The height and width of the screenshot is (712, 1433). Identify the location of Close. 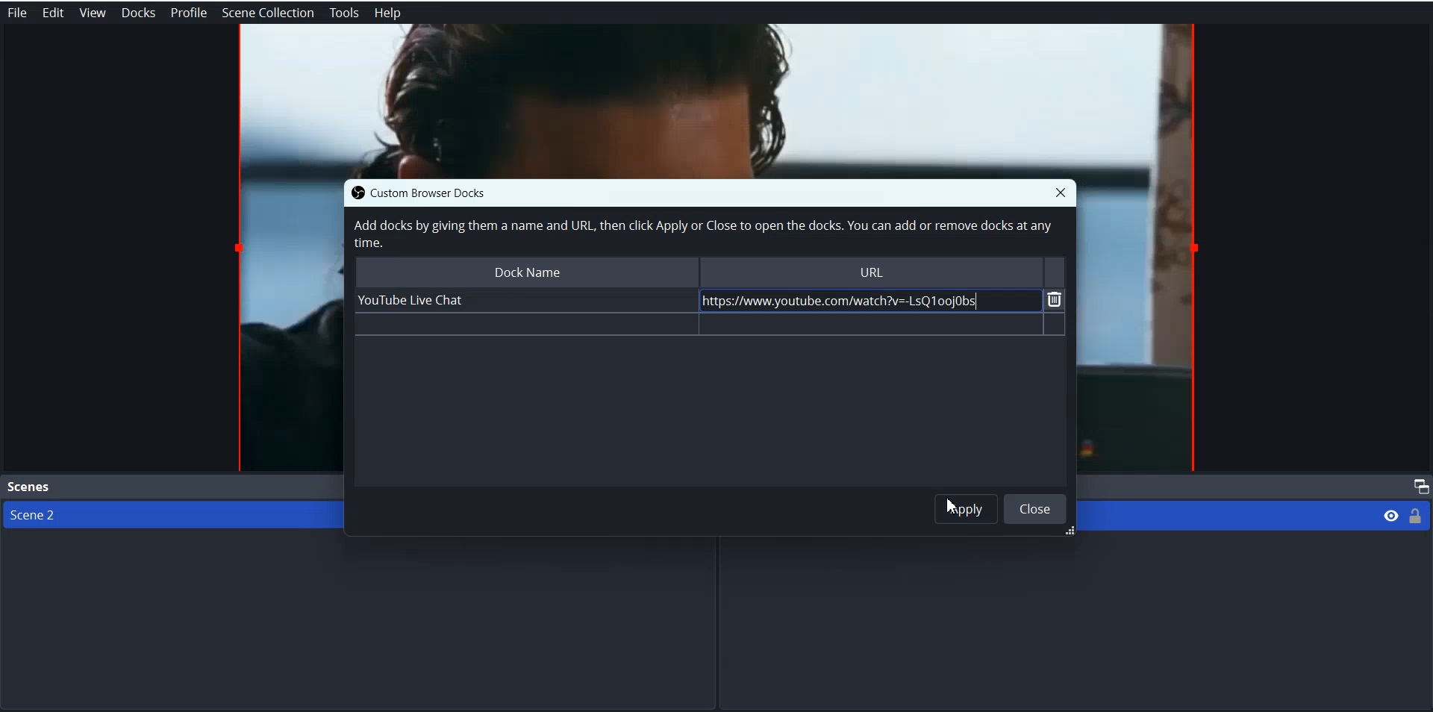
(1035, 508).